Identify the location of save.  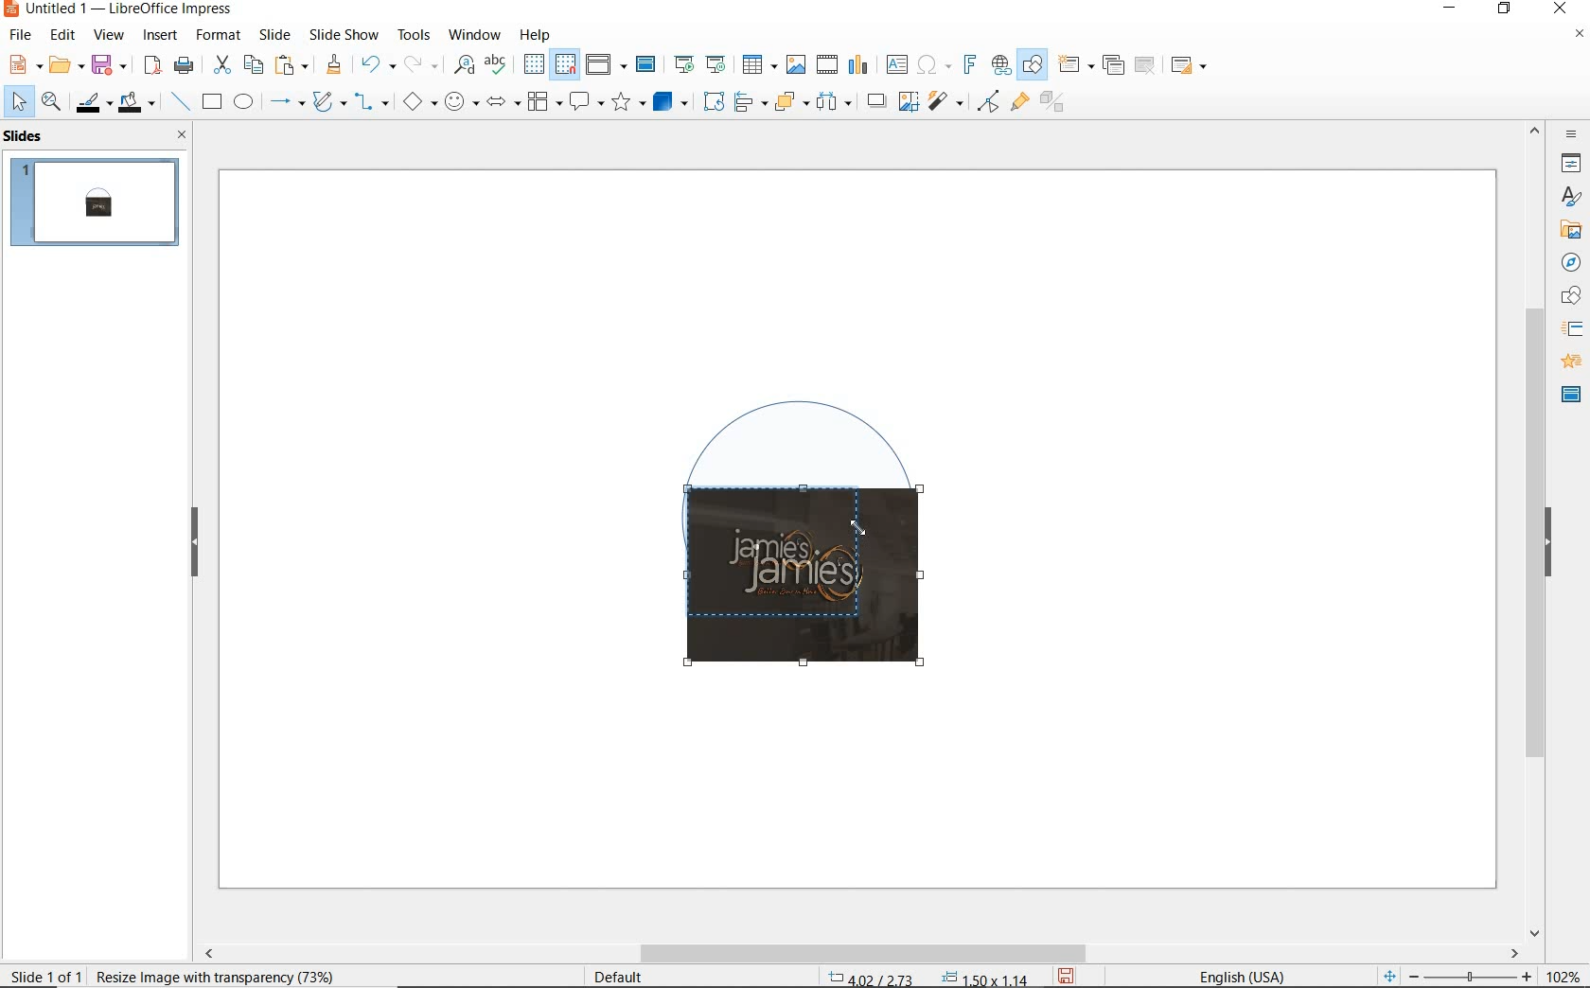
(109, 63).